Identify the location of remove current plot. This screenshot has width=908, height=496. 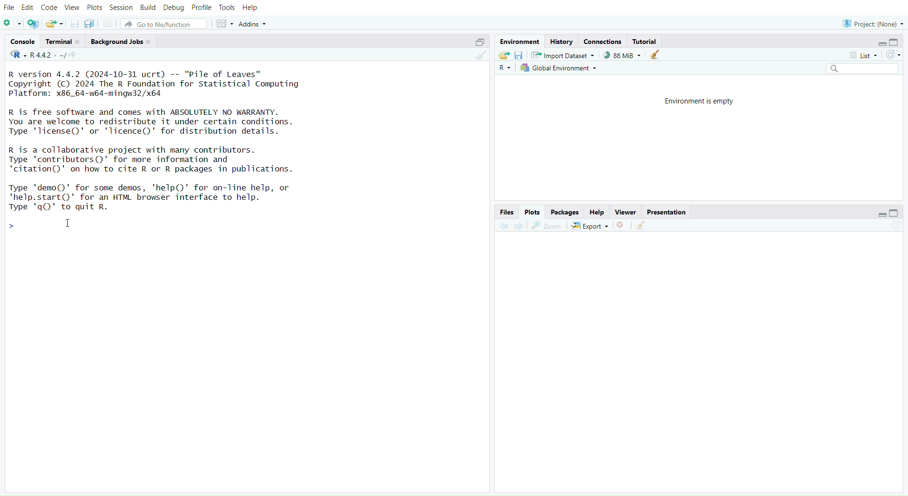
(622, 225).